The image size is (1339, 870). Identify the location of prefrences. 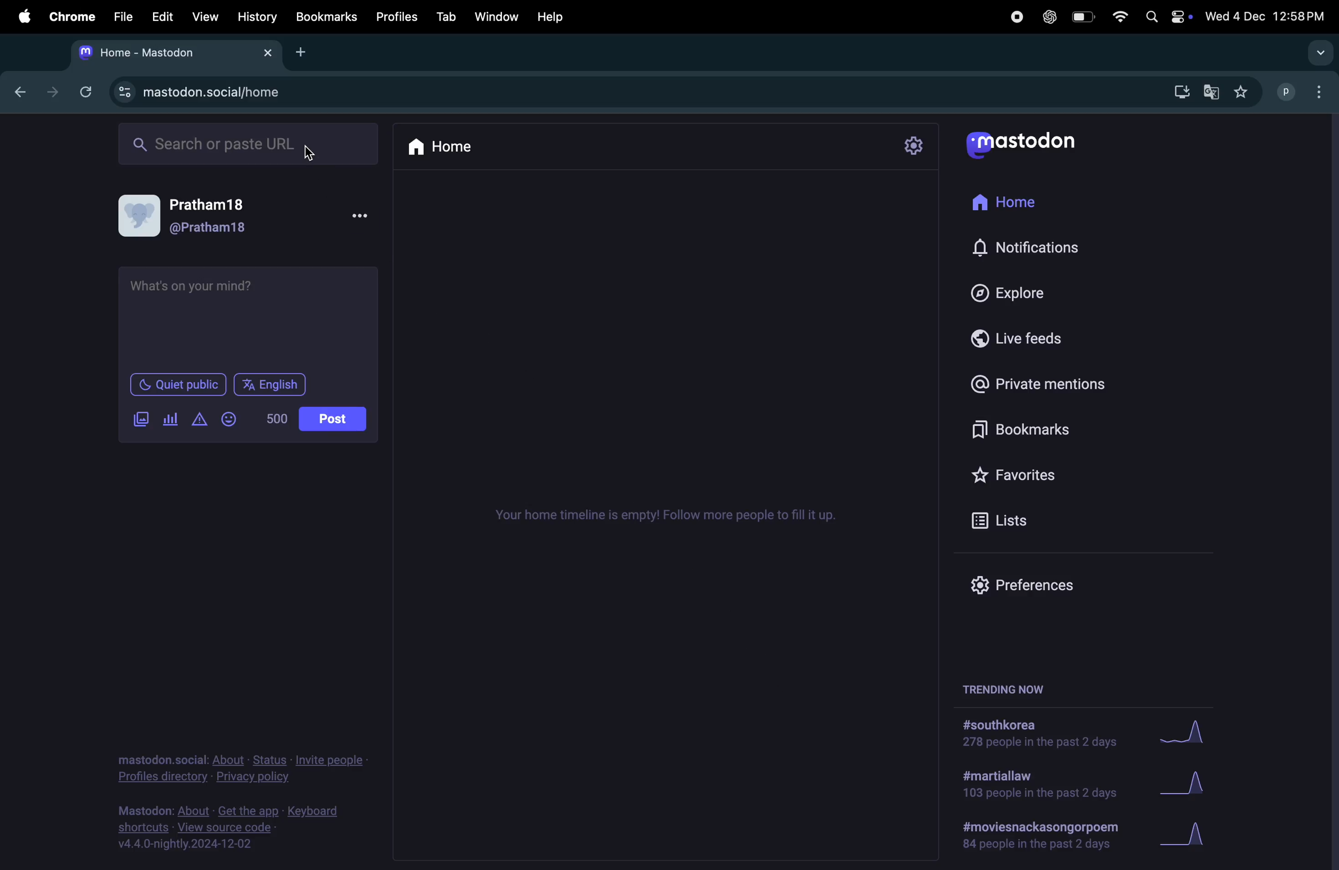
(1024, 586).